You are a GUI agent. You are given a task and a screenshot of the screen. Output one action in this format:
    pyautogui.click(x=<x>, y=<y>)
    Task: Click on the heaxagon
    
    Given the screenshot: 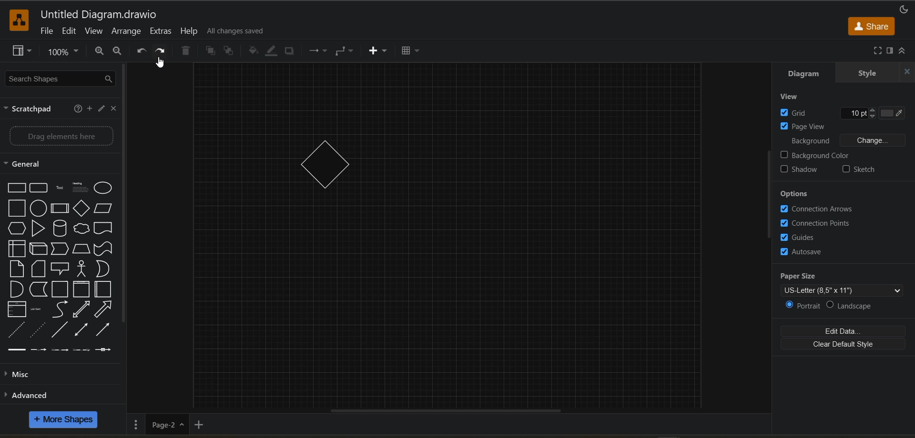 What is the action you would take?
    pyautogui.click(x=17, y=229)
    